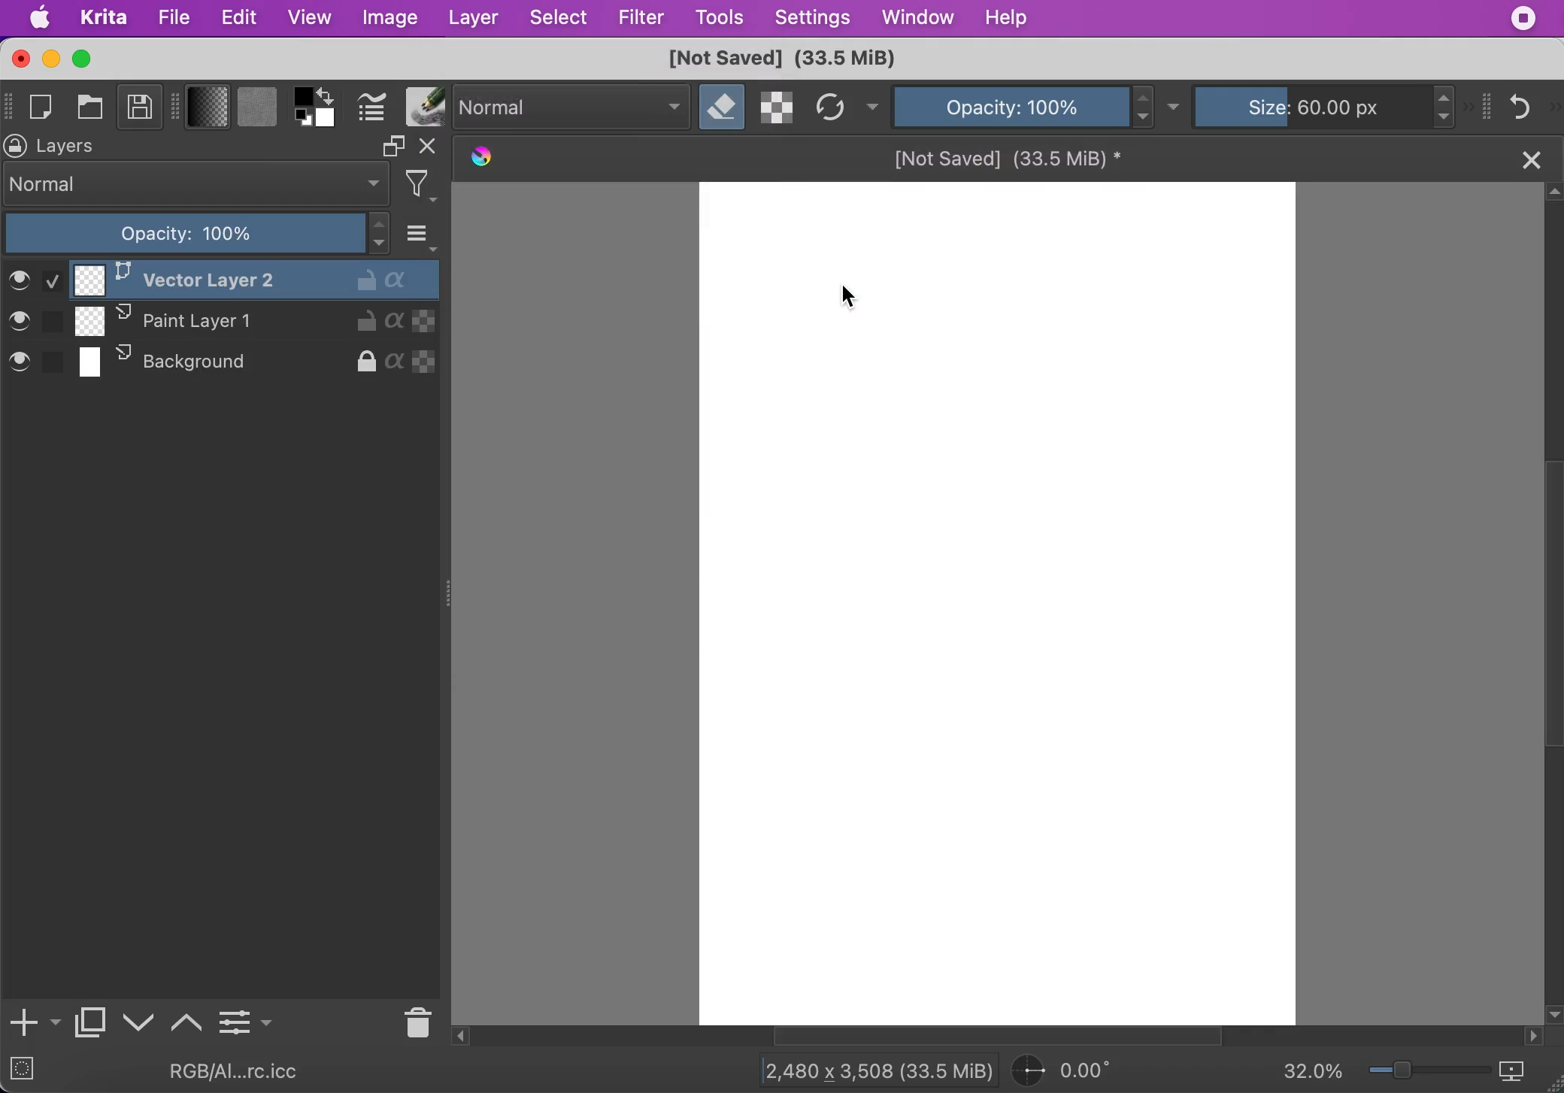  I want to click on size, so click(1317, 104).